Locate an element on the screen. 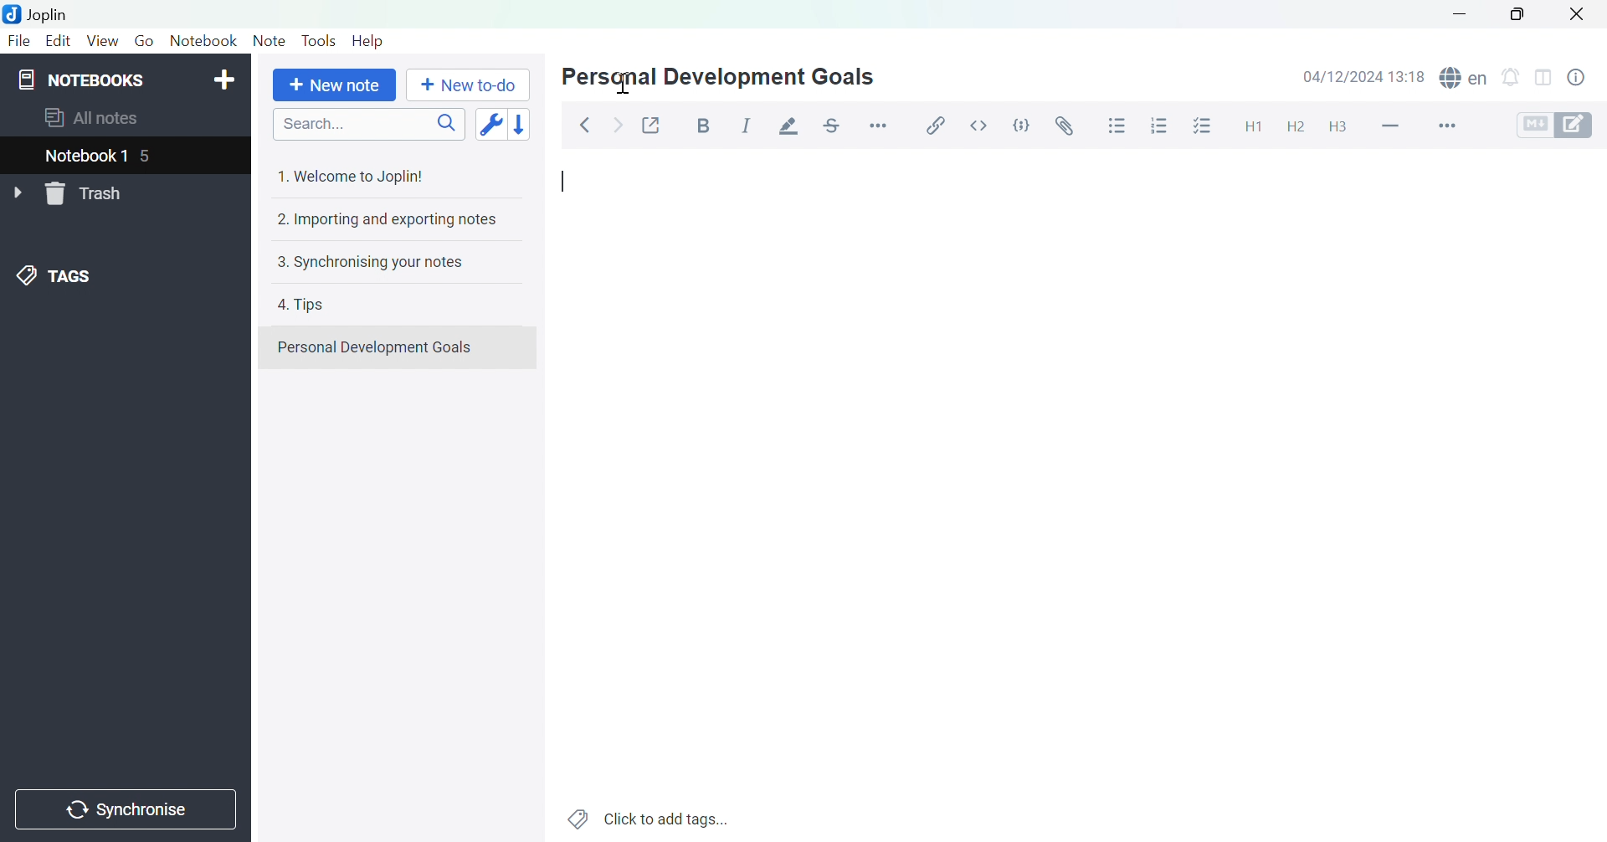 The image size is (1607, 842). 1. Welcome to Joplin! is located at coordinates (357, 176).